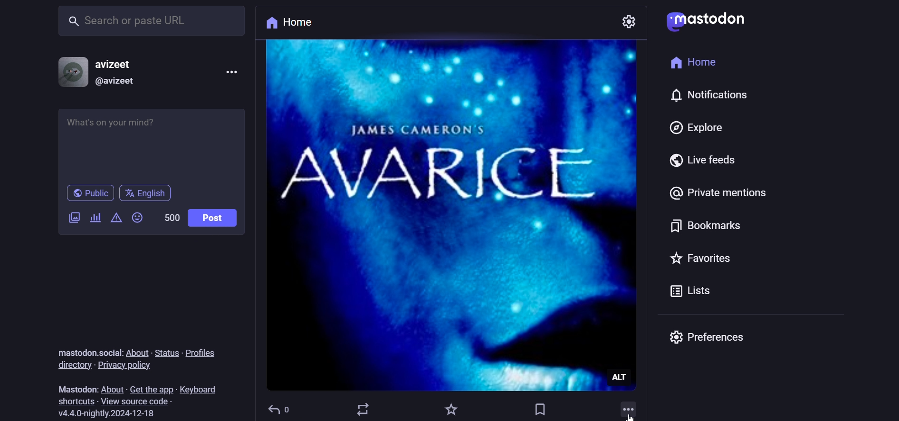 The width and height of the screenshot is (899, 421). What do you see at coordinates (198, 389) in the screenshot?
I see `keyboard` at bounding box center [198, 389].